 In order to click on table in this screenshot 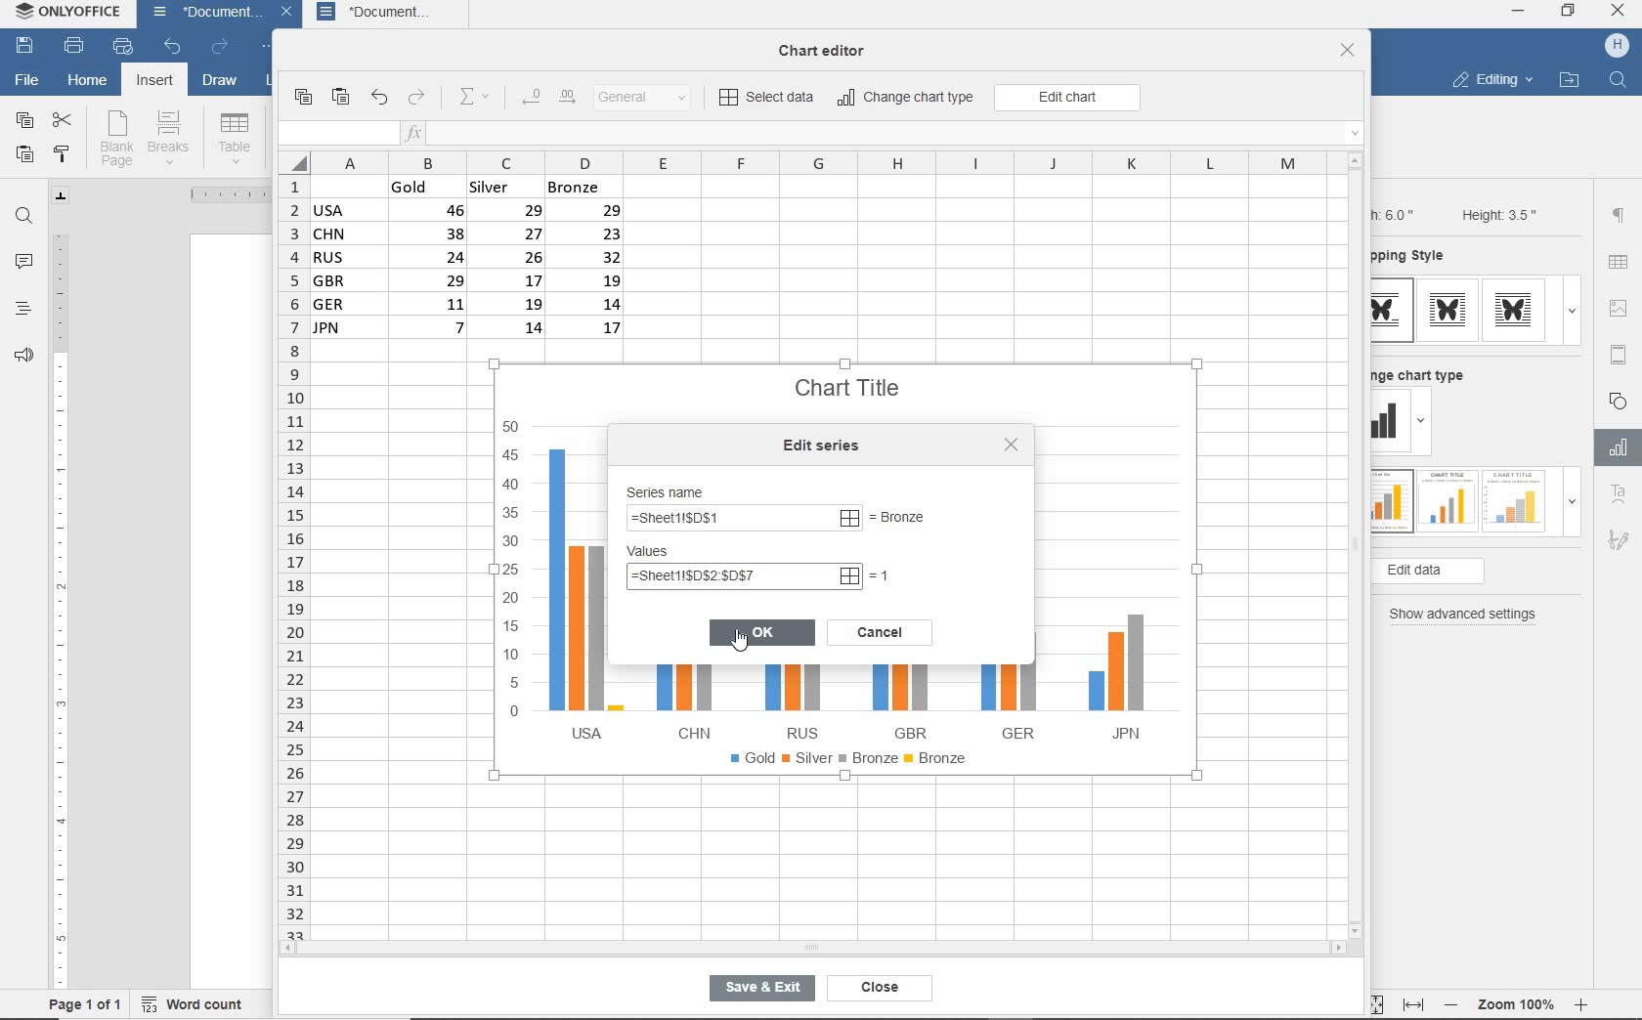, I will do `click(1620, 264)`.